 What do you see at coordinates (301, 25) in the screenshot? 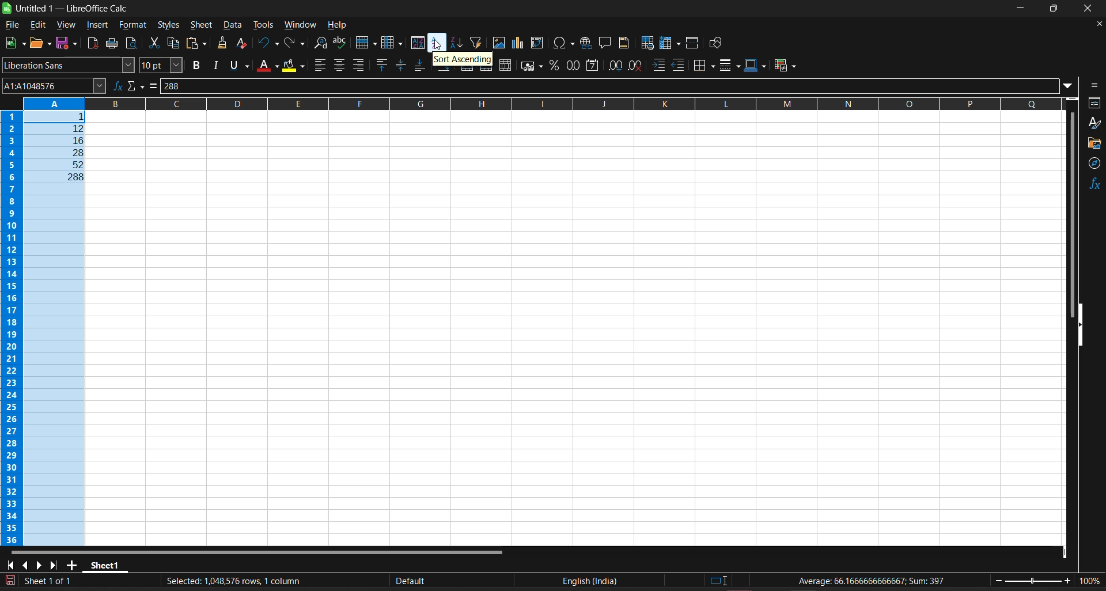
I see `window` at bounding box center [301, 25].